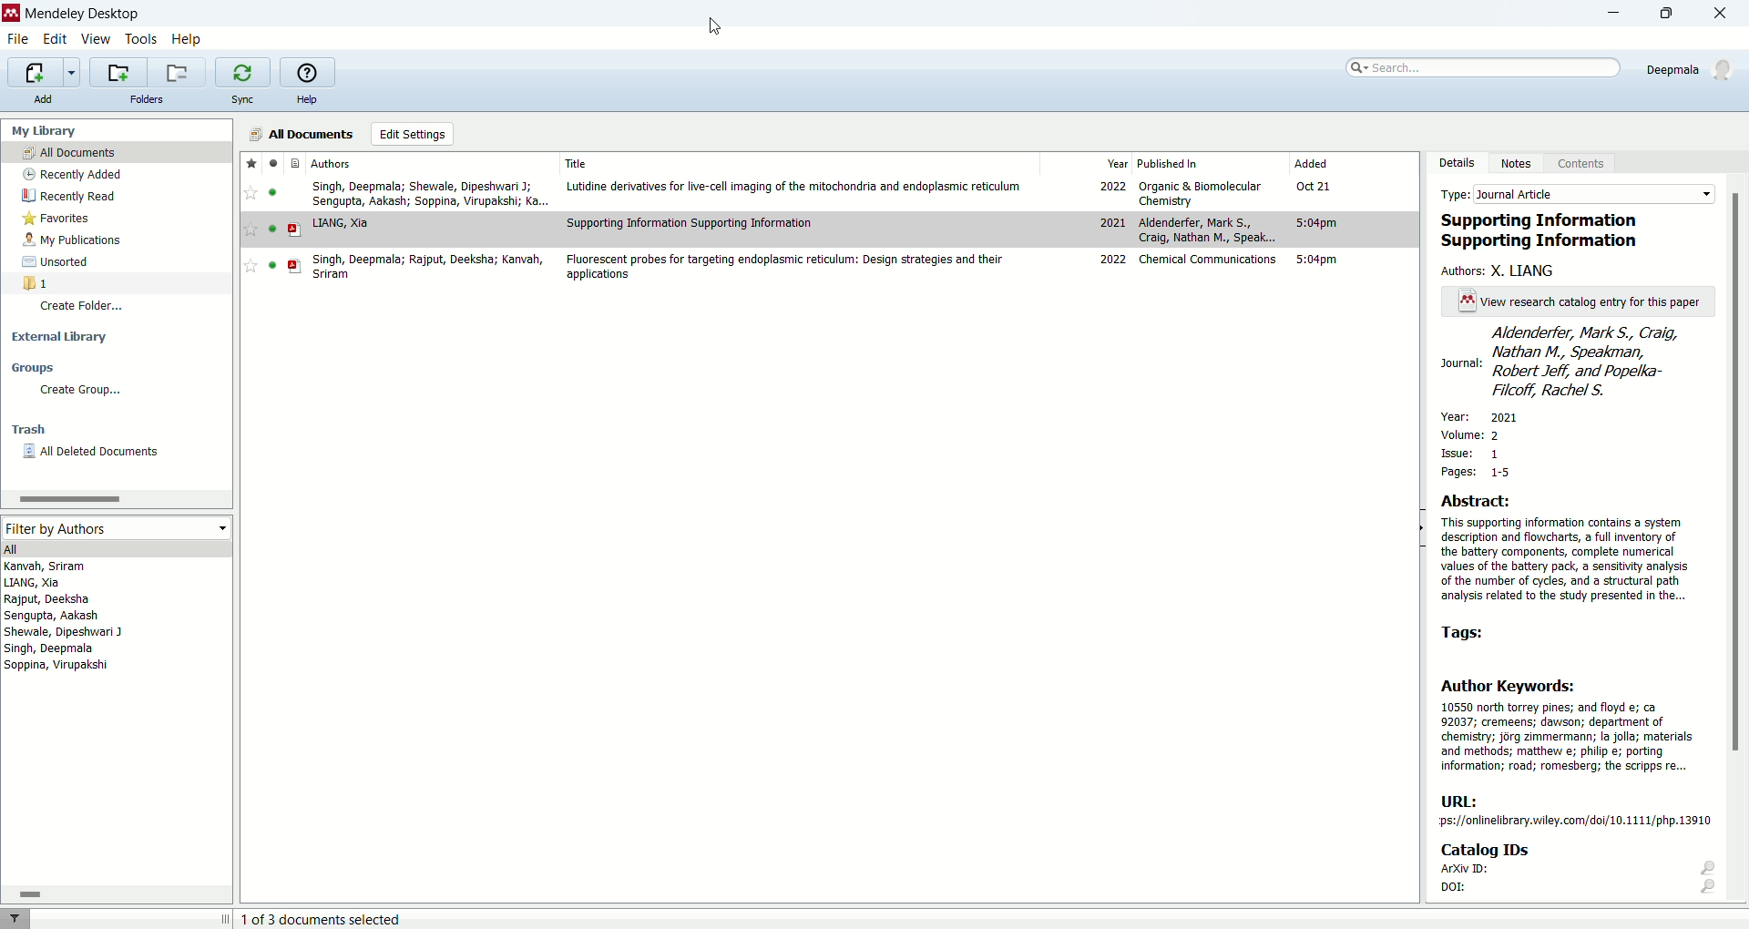  Describe the element at coordinates (1565, 548) in the screenshot. I see `Abstract:This supporting information contains a system description and flowcharts, a full inventory of the battery components, complete numerical values of the battery pack, a sensitivity analysis of the number of cycles, and a structural path analysis related to the study presented in the...` at that location.